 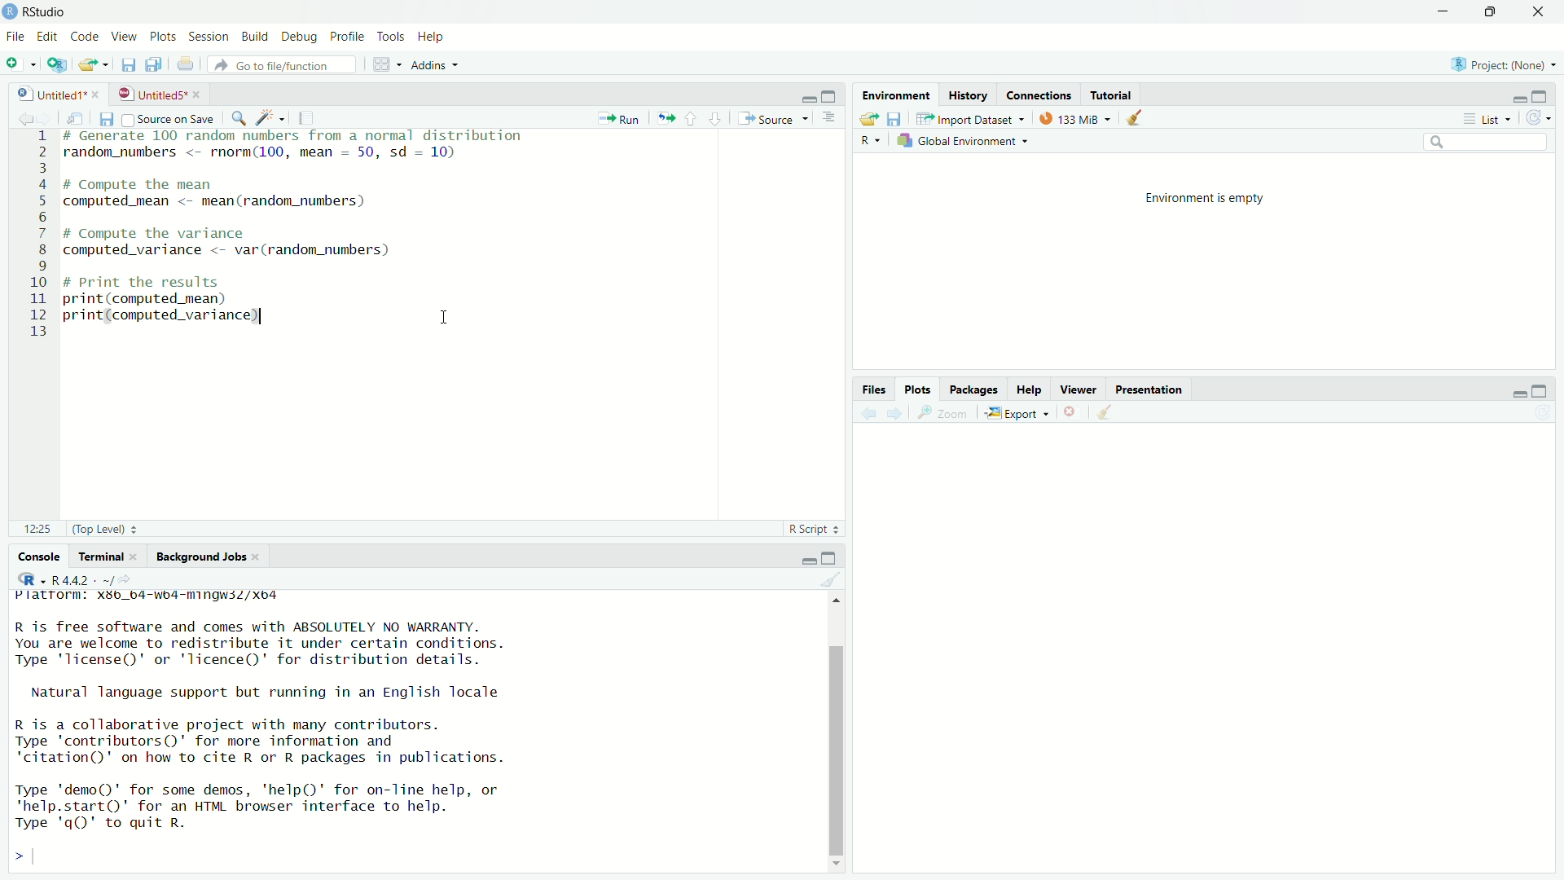 I want to click on # generate 100 random numbers from a normal distribution, so click(x=297, y=136).